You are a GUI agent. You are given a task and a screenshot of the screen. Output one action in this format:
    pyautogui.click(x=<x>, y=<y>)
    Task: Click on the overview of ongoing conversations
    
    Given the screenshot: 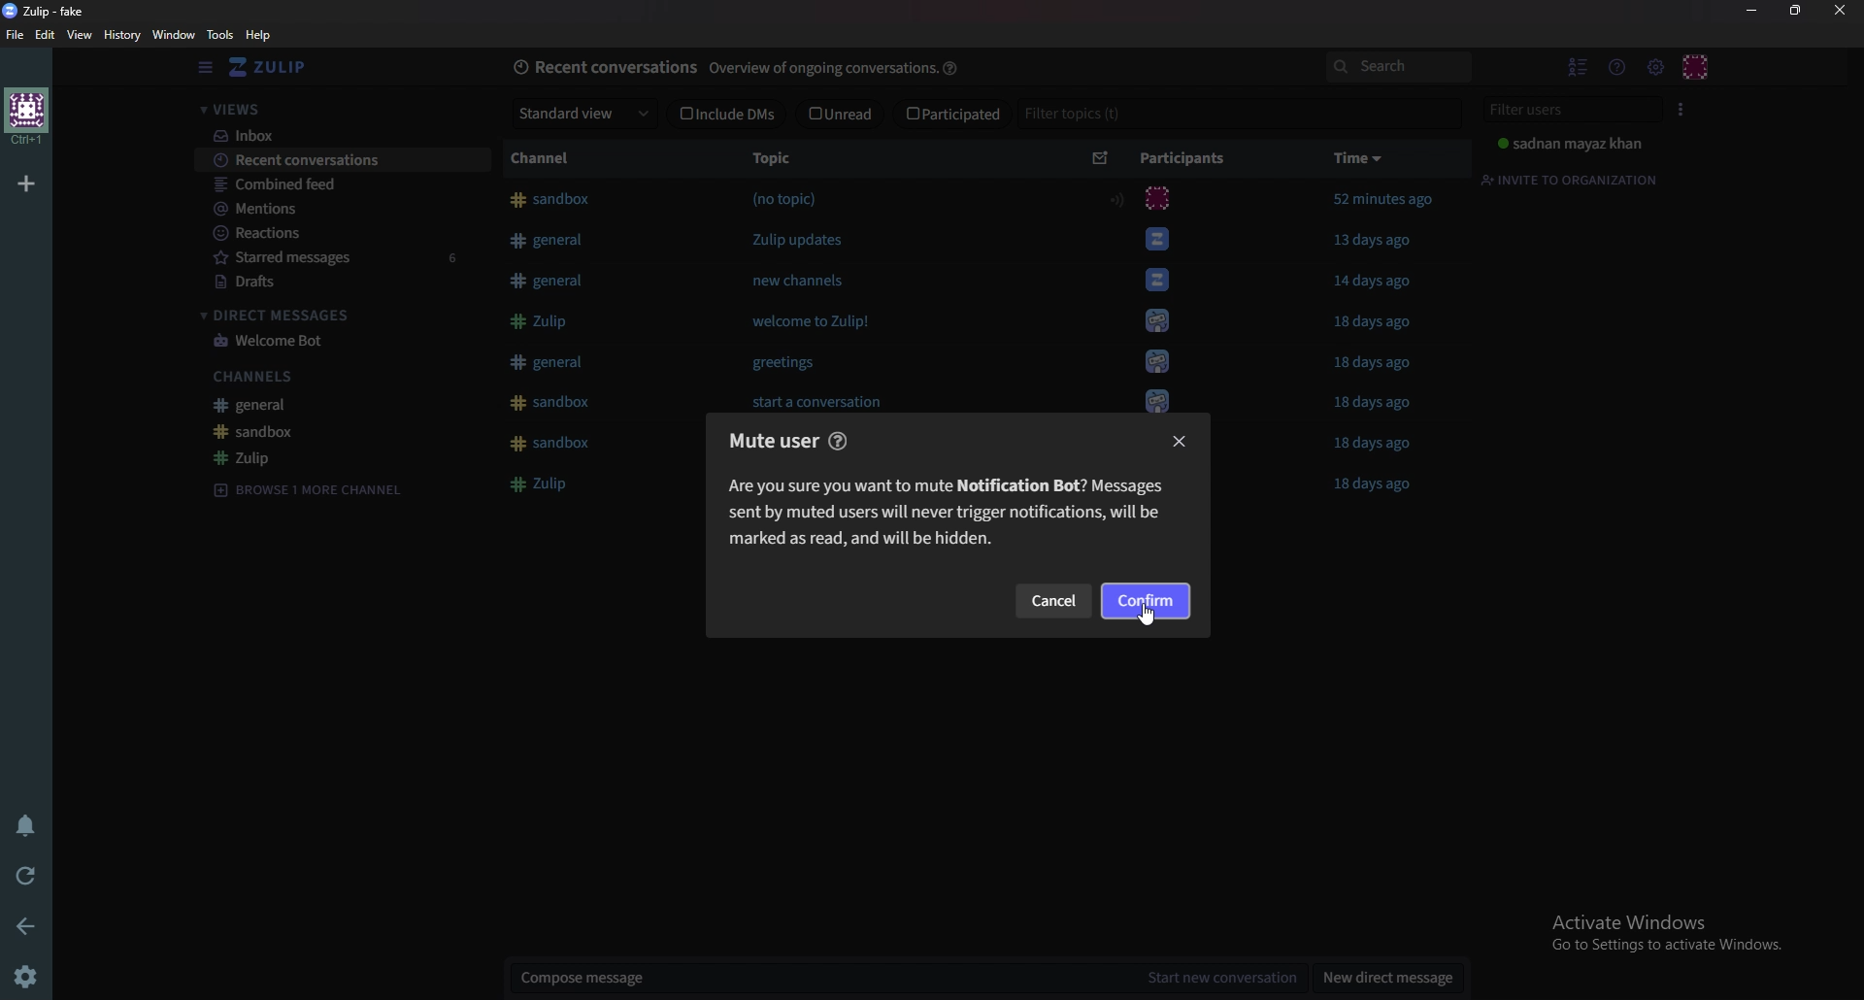 What is the action you would take?
    pyautogui.click(x=822, y=69)
    